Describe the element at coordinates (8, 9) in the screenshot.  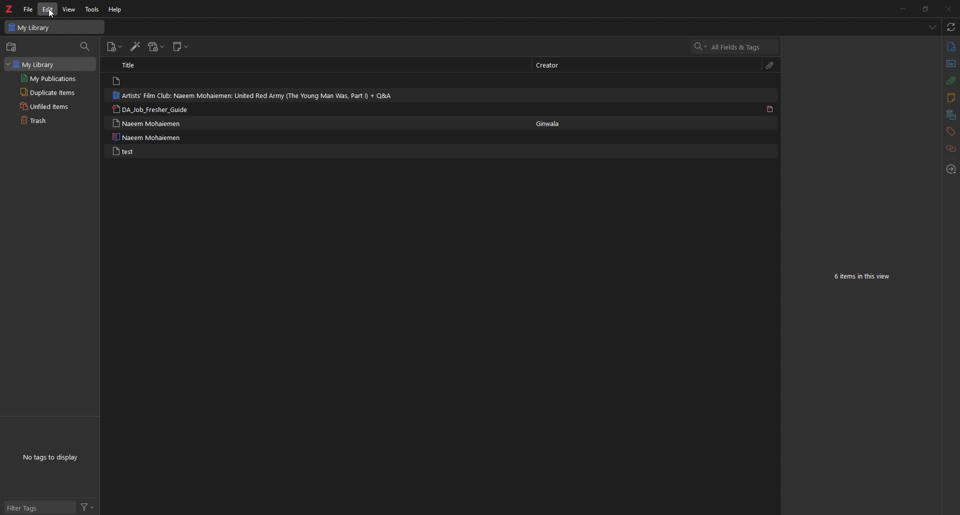
I see `zotero logo` at that location.